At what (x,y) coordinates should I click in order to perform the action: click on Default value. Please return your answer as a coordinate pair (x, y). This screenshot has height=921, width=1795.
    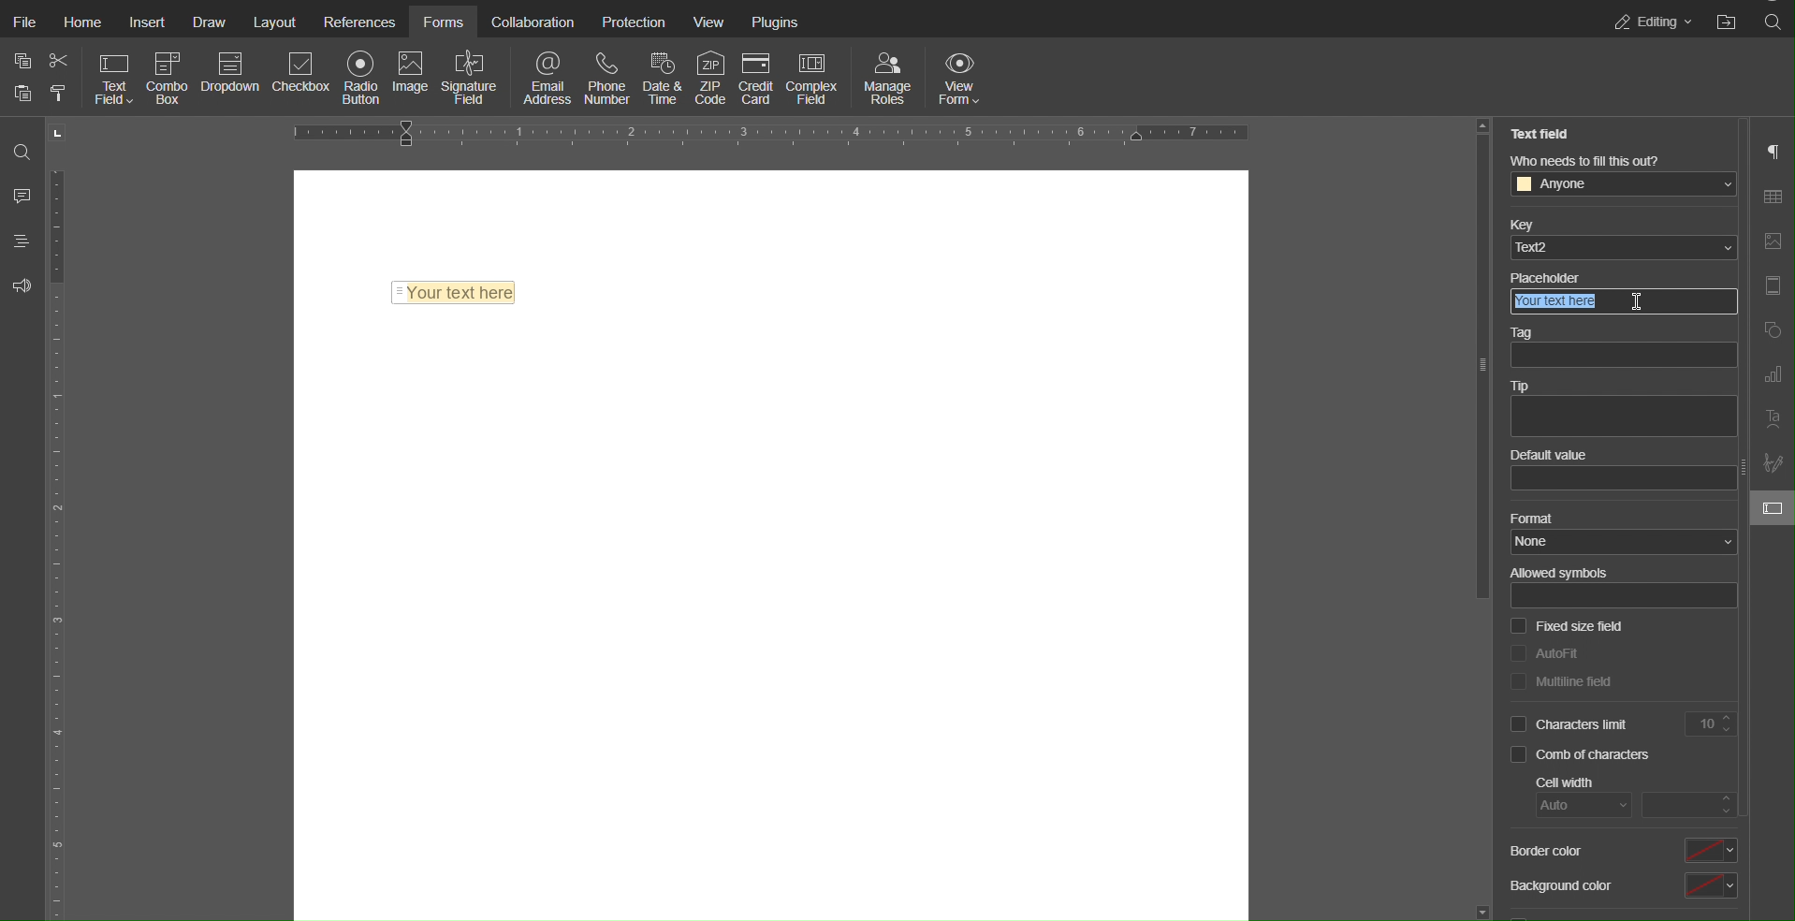
    Looking at the image, I should click on (1619, 471).